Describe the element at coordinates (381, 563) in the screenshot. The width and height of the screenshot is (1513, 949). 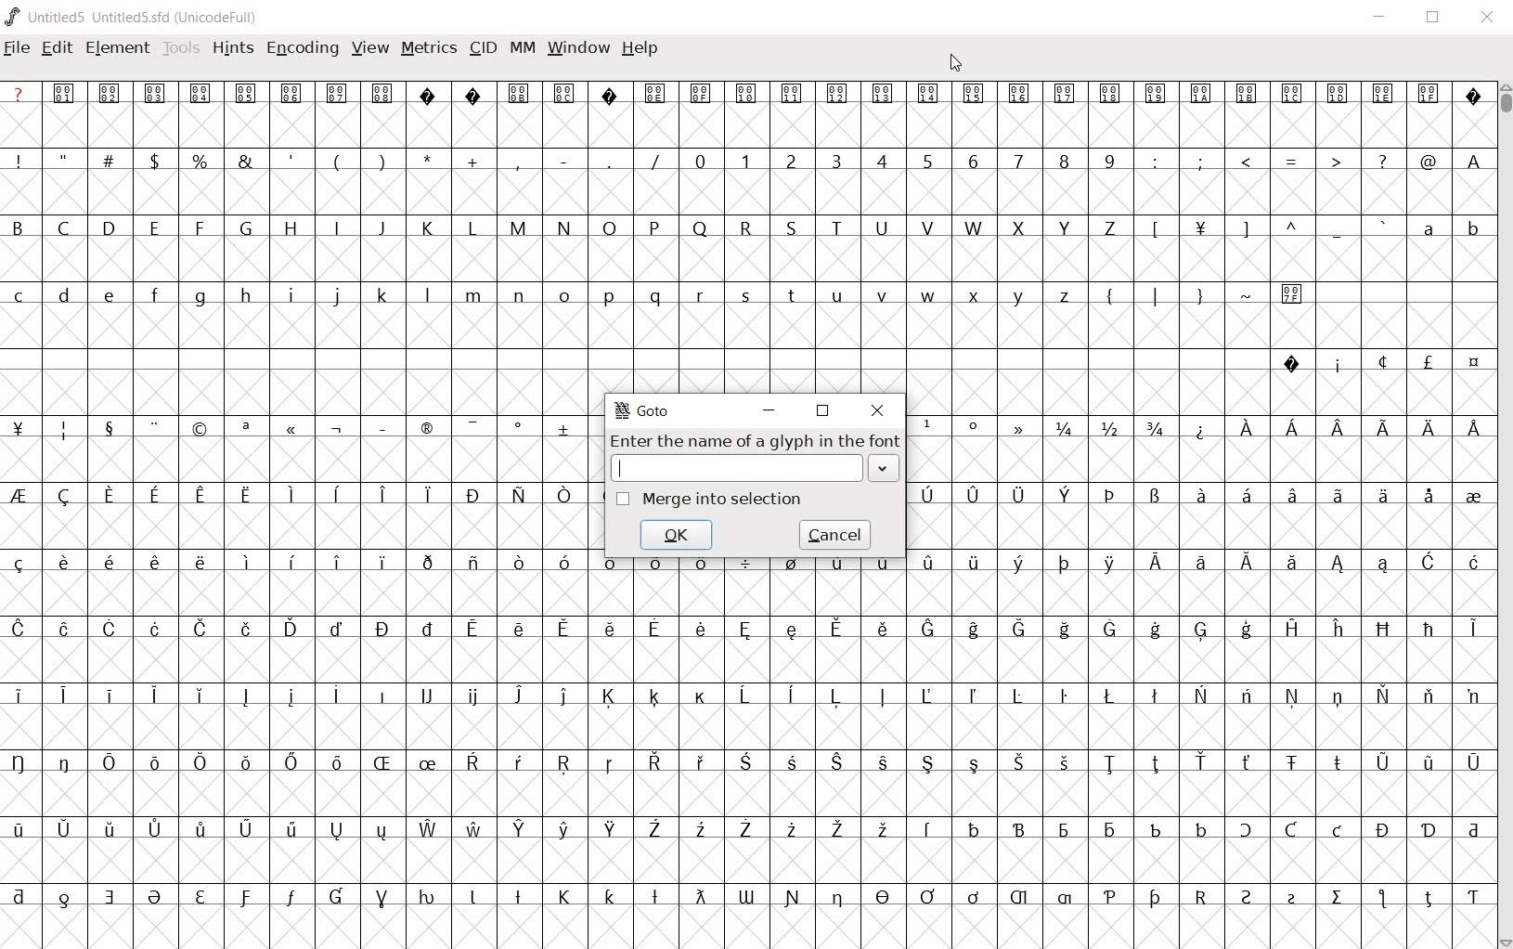
I see `Symbol` at that location.